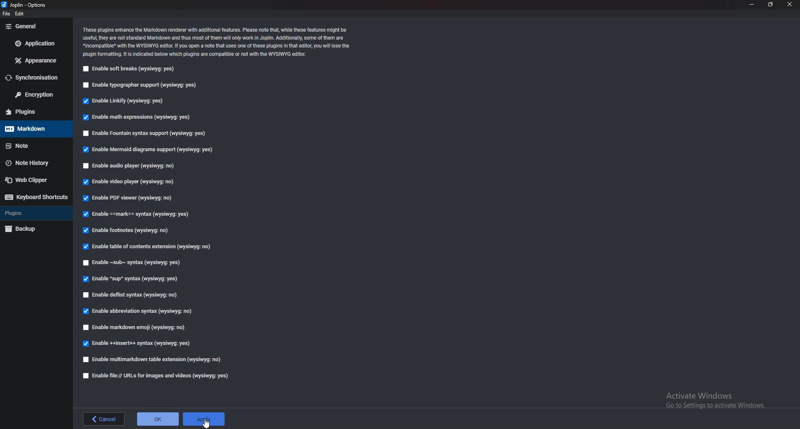 Image resolution: width=800 pixels, height=429 pixels. I want to click on Info, so click(218, 41).